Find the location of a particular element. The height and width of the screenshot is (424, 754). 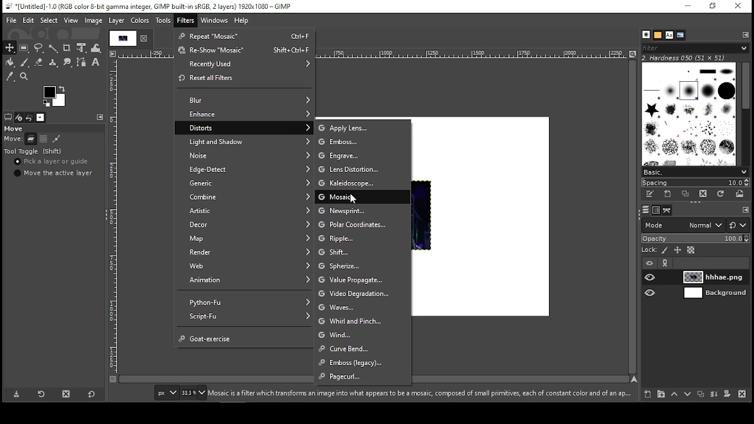

text tool is located at coordinates (97, 64).